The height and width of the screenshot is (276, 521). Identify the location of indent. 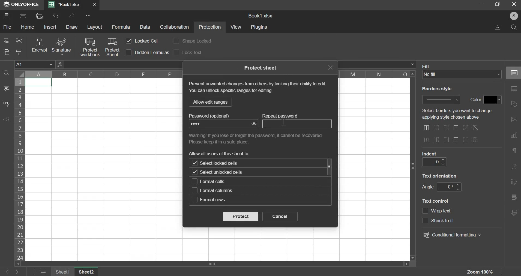
(429, 153).